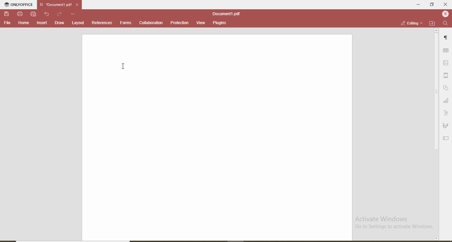 This screenshot has height=242, width=452. What do you see at coordinates (151, 23) in the screenshot?
I see `collaboration` at bounding box center [151, 23].